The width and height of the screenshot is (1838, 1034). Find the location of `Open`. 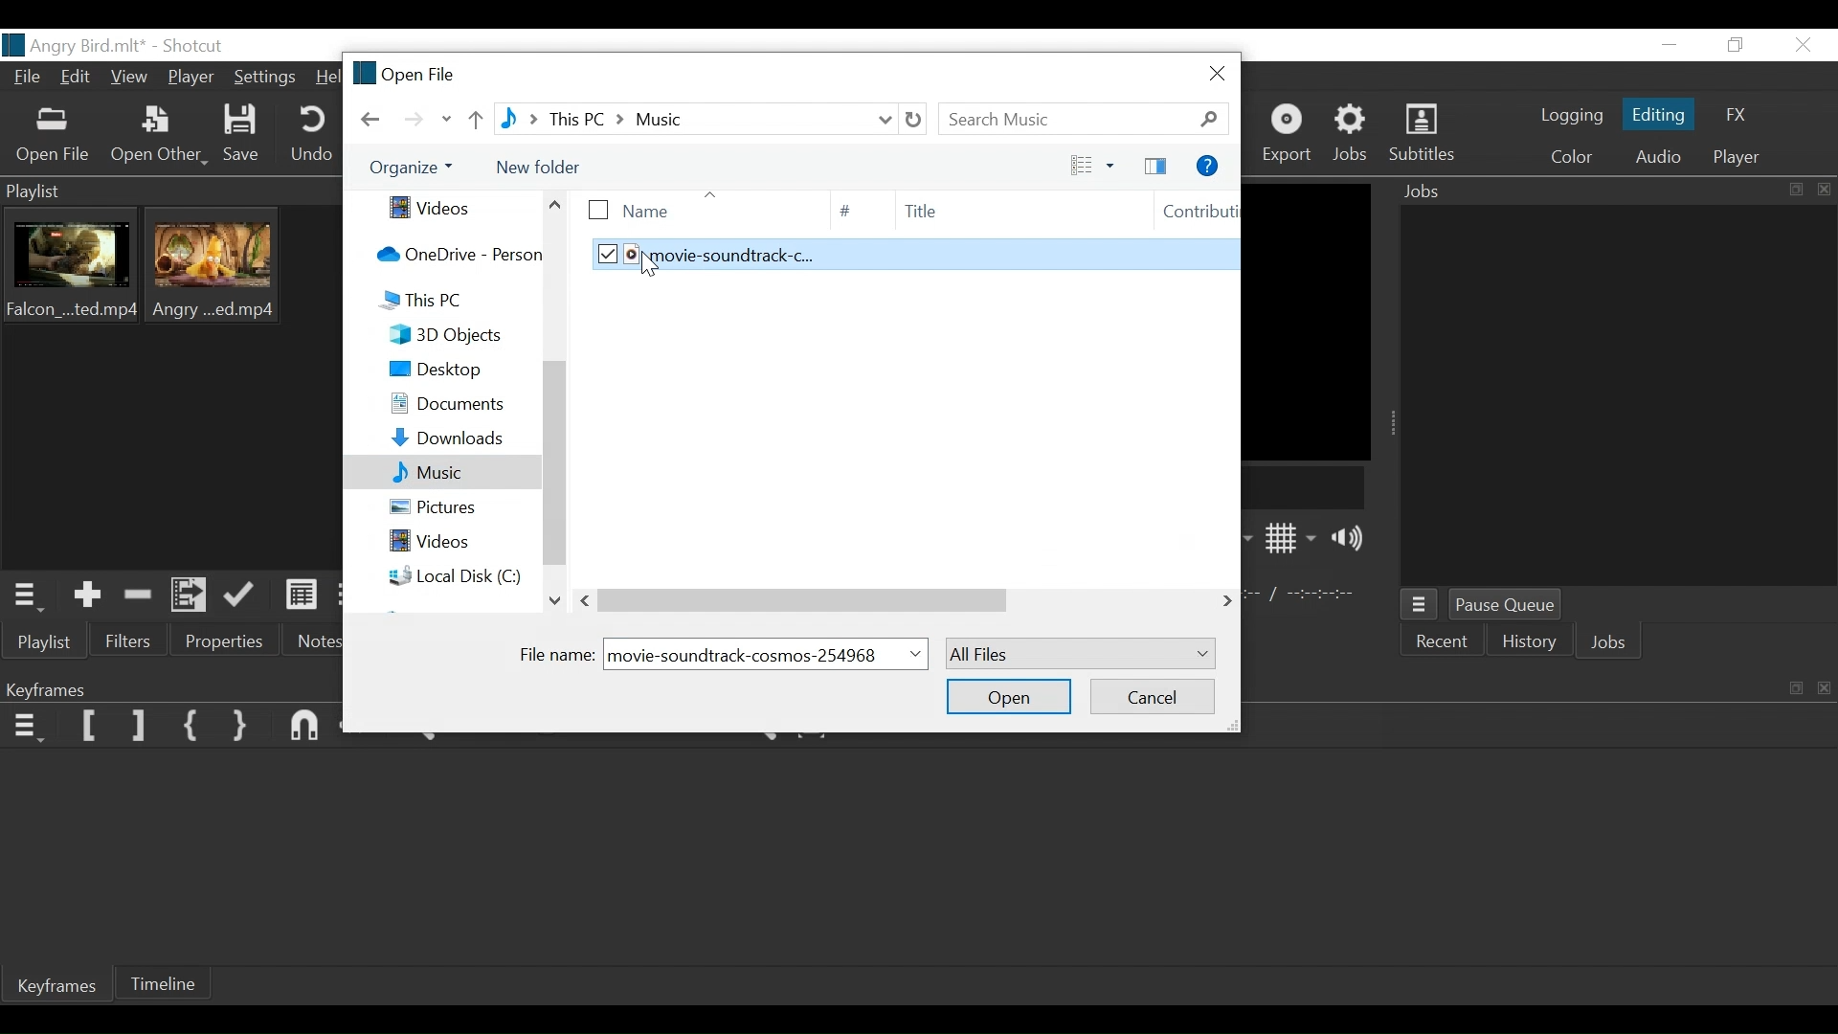

Open is located at coordinates (1009, 695).